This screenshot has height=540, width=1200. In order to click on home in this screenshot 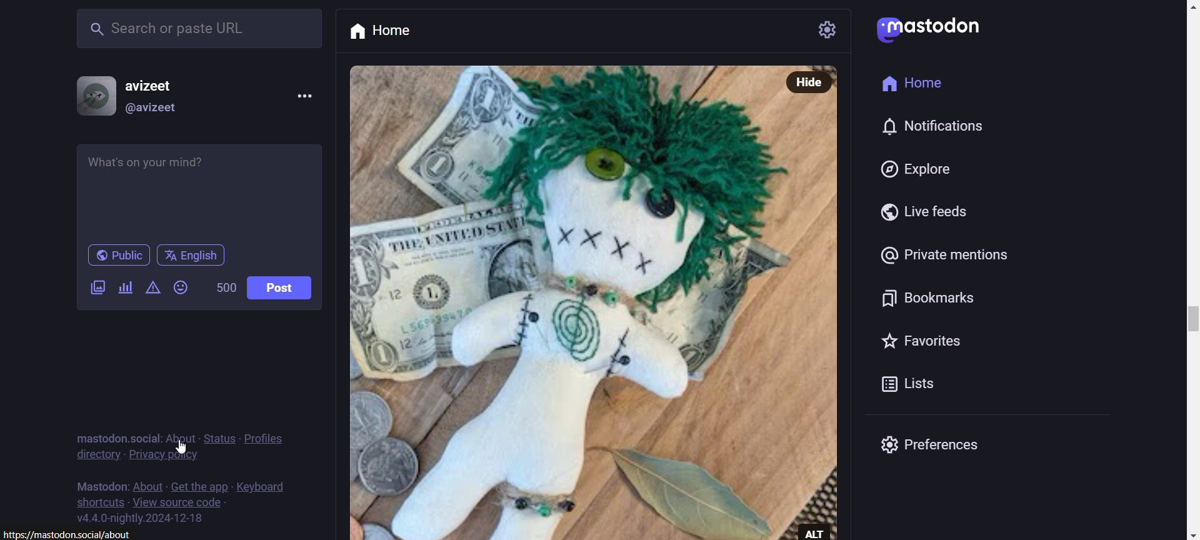, I will do `click(396, 31)`.